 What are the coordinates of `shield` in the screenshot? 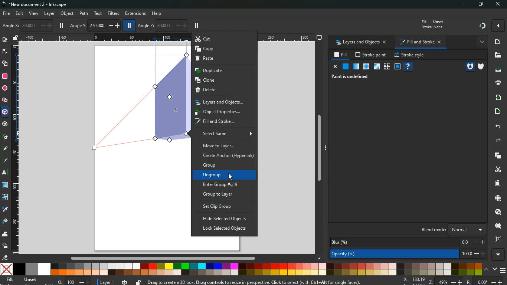 It's located at (482, 67).